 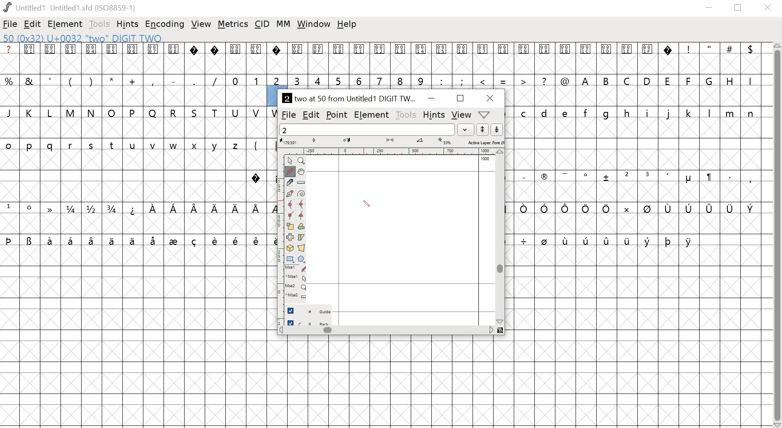 What do you see at coordinates (483, 130) in the screenshot?
I see `up` at bounding box center [483, 130].